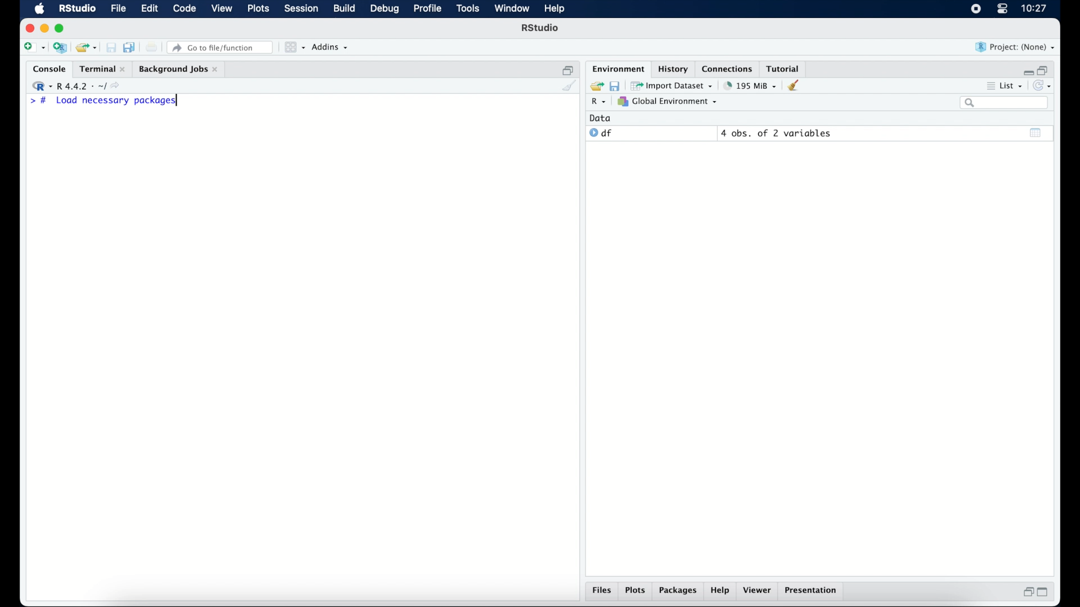 The image size is (1080, 607). What do you see at coordinates (568, 69) in the screenshot?
I see `restore down` at bounding box center [568, 69].